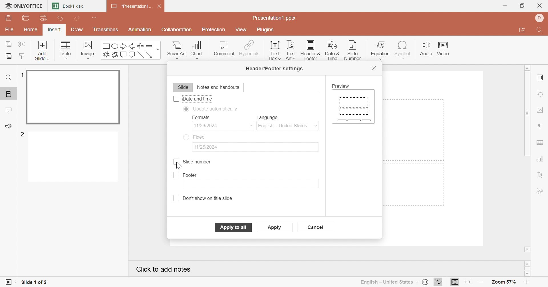 The height and width of the screenshot is (287, 548). Describe the element at coordinates (217, 108) in the screenshot. I see `Update automatically` at that location.